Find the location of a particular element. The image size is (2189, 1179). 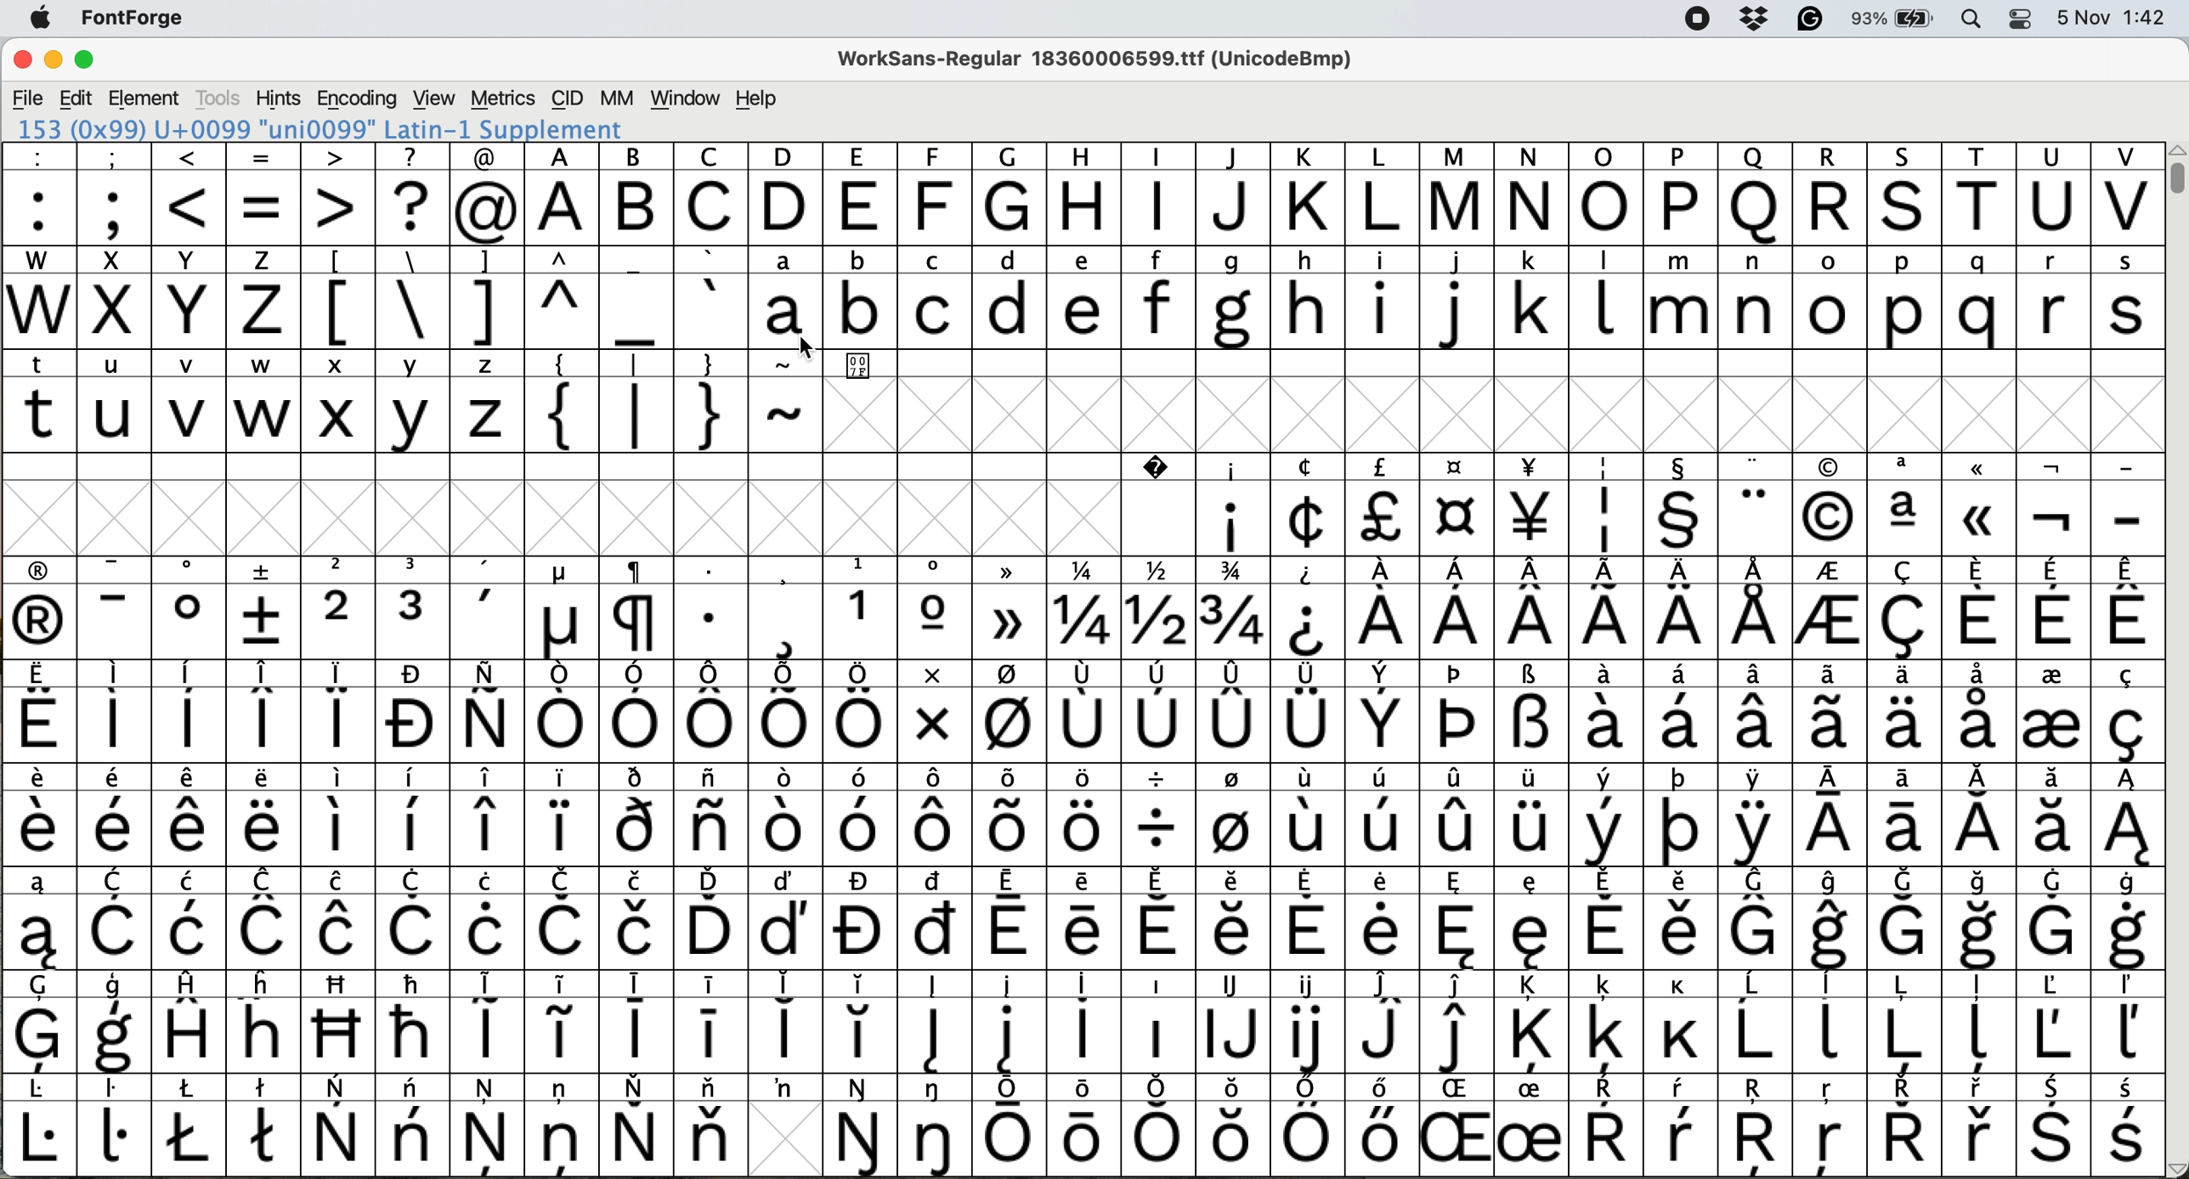

symbol is located at coordinates (1010, 814).